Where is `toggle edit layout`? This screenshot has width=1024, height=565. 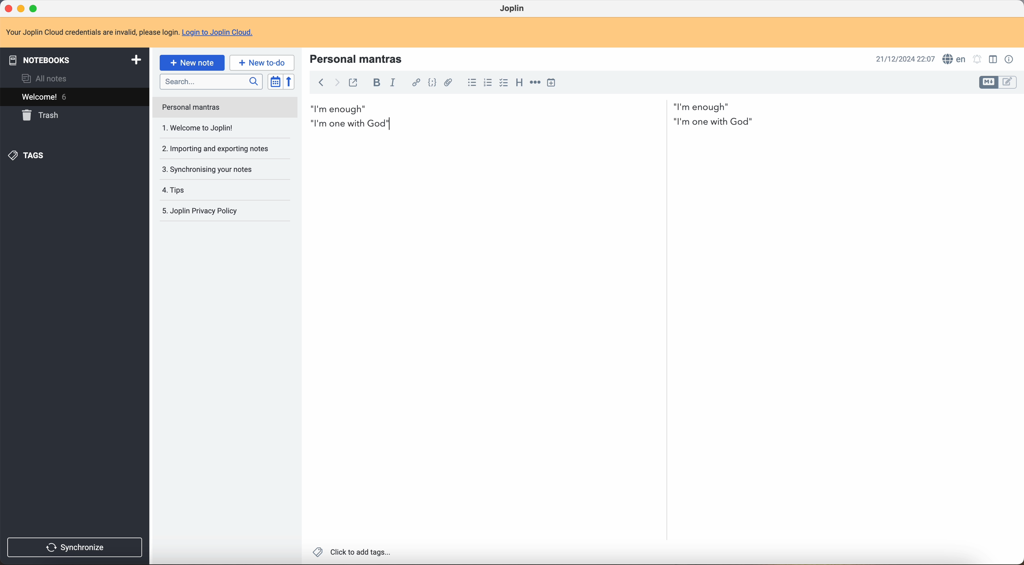
toggle edit layout is located at coordinates (995, 59).